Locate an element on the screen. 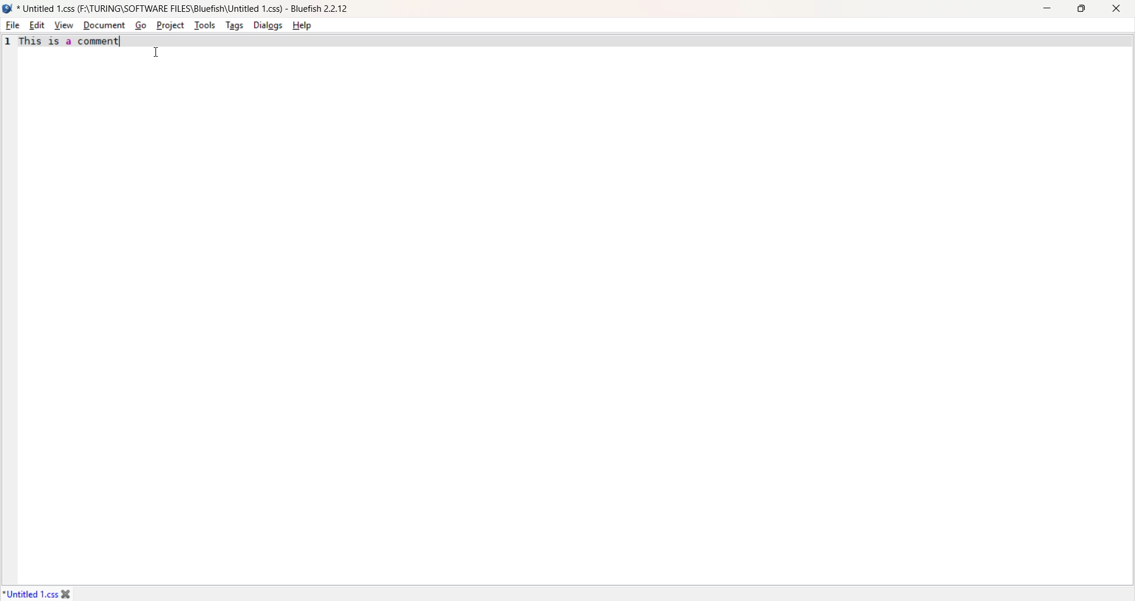 The height and width of the screenshot is (601, 1135). 1 is located at coordinates (7, 43).